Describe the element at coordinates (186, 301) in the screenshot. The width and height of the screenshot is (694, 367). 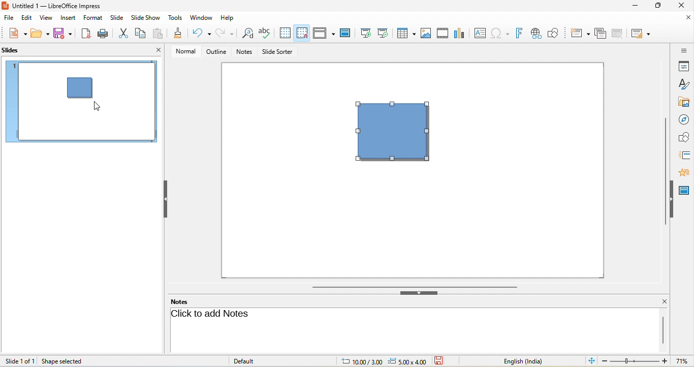
I see `Notes` at that location.